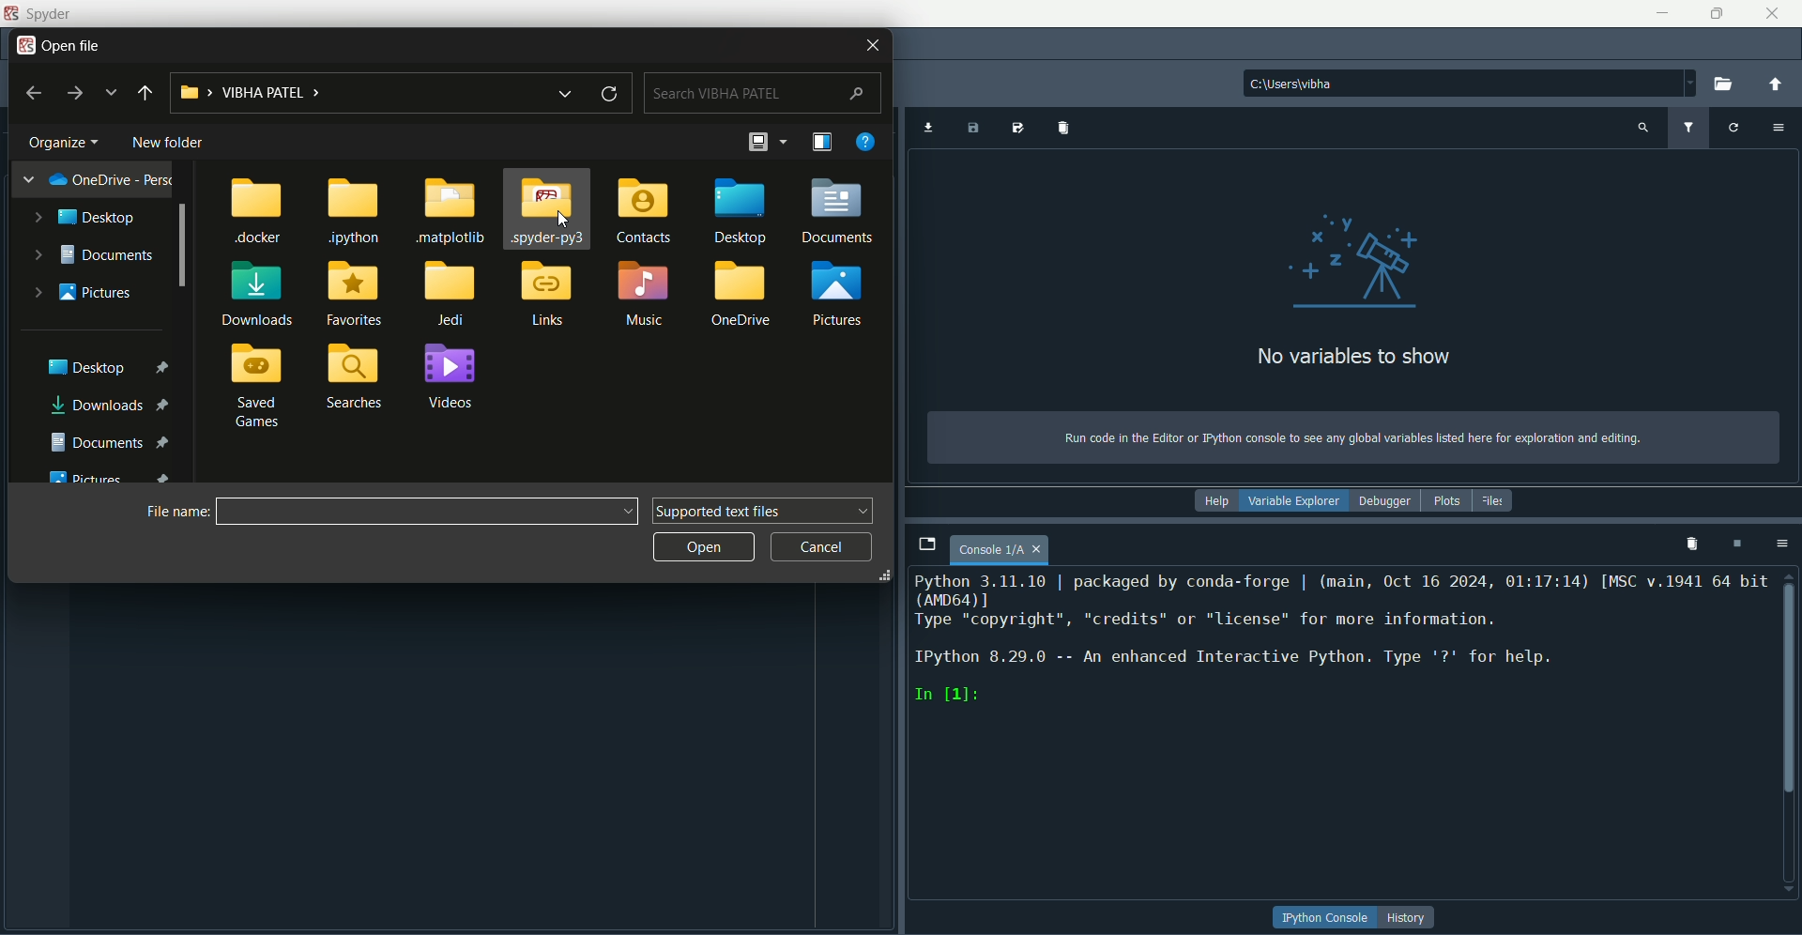 The height and width of the screenshot is (935, 1802). Describe the element at coordinates (762, 93) in the screenshot. I see `search bar` at that location.